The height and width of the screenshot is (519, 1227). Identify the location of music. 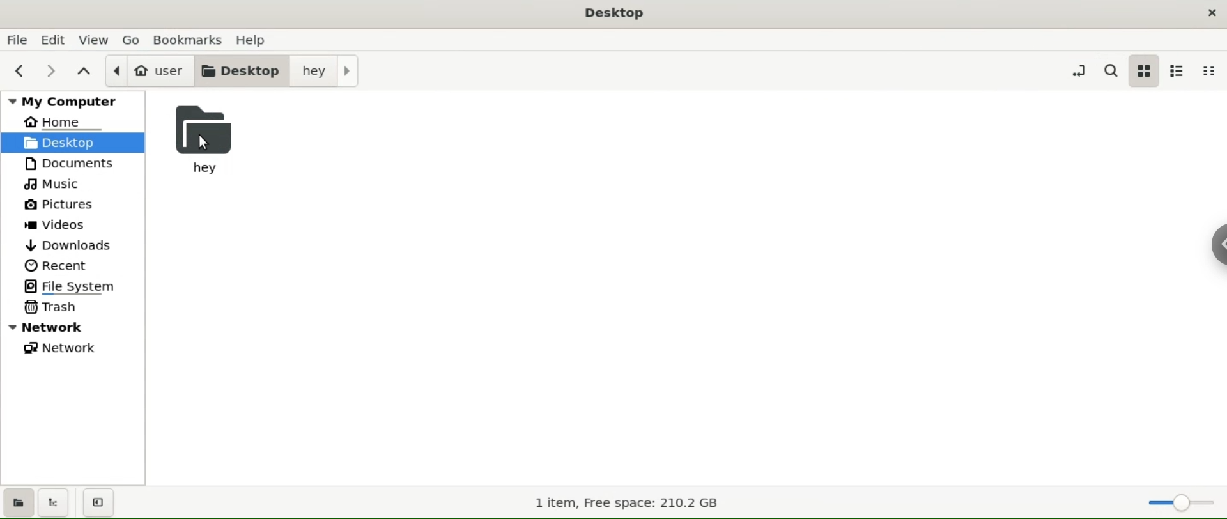
(56, 184).